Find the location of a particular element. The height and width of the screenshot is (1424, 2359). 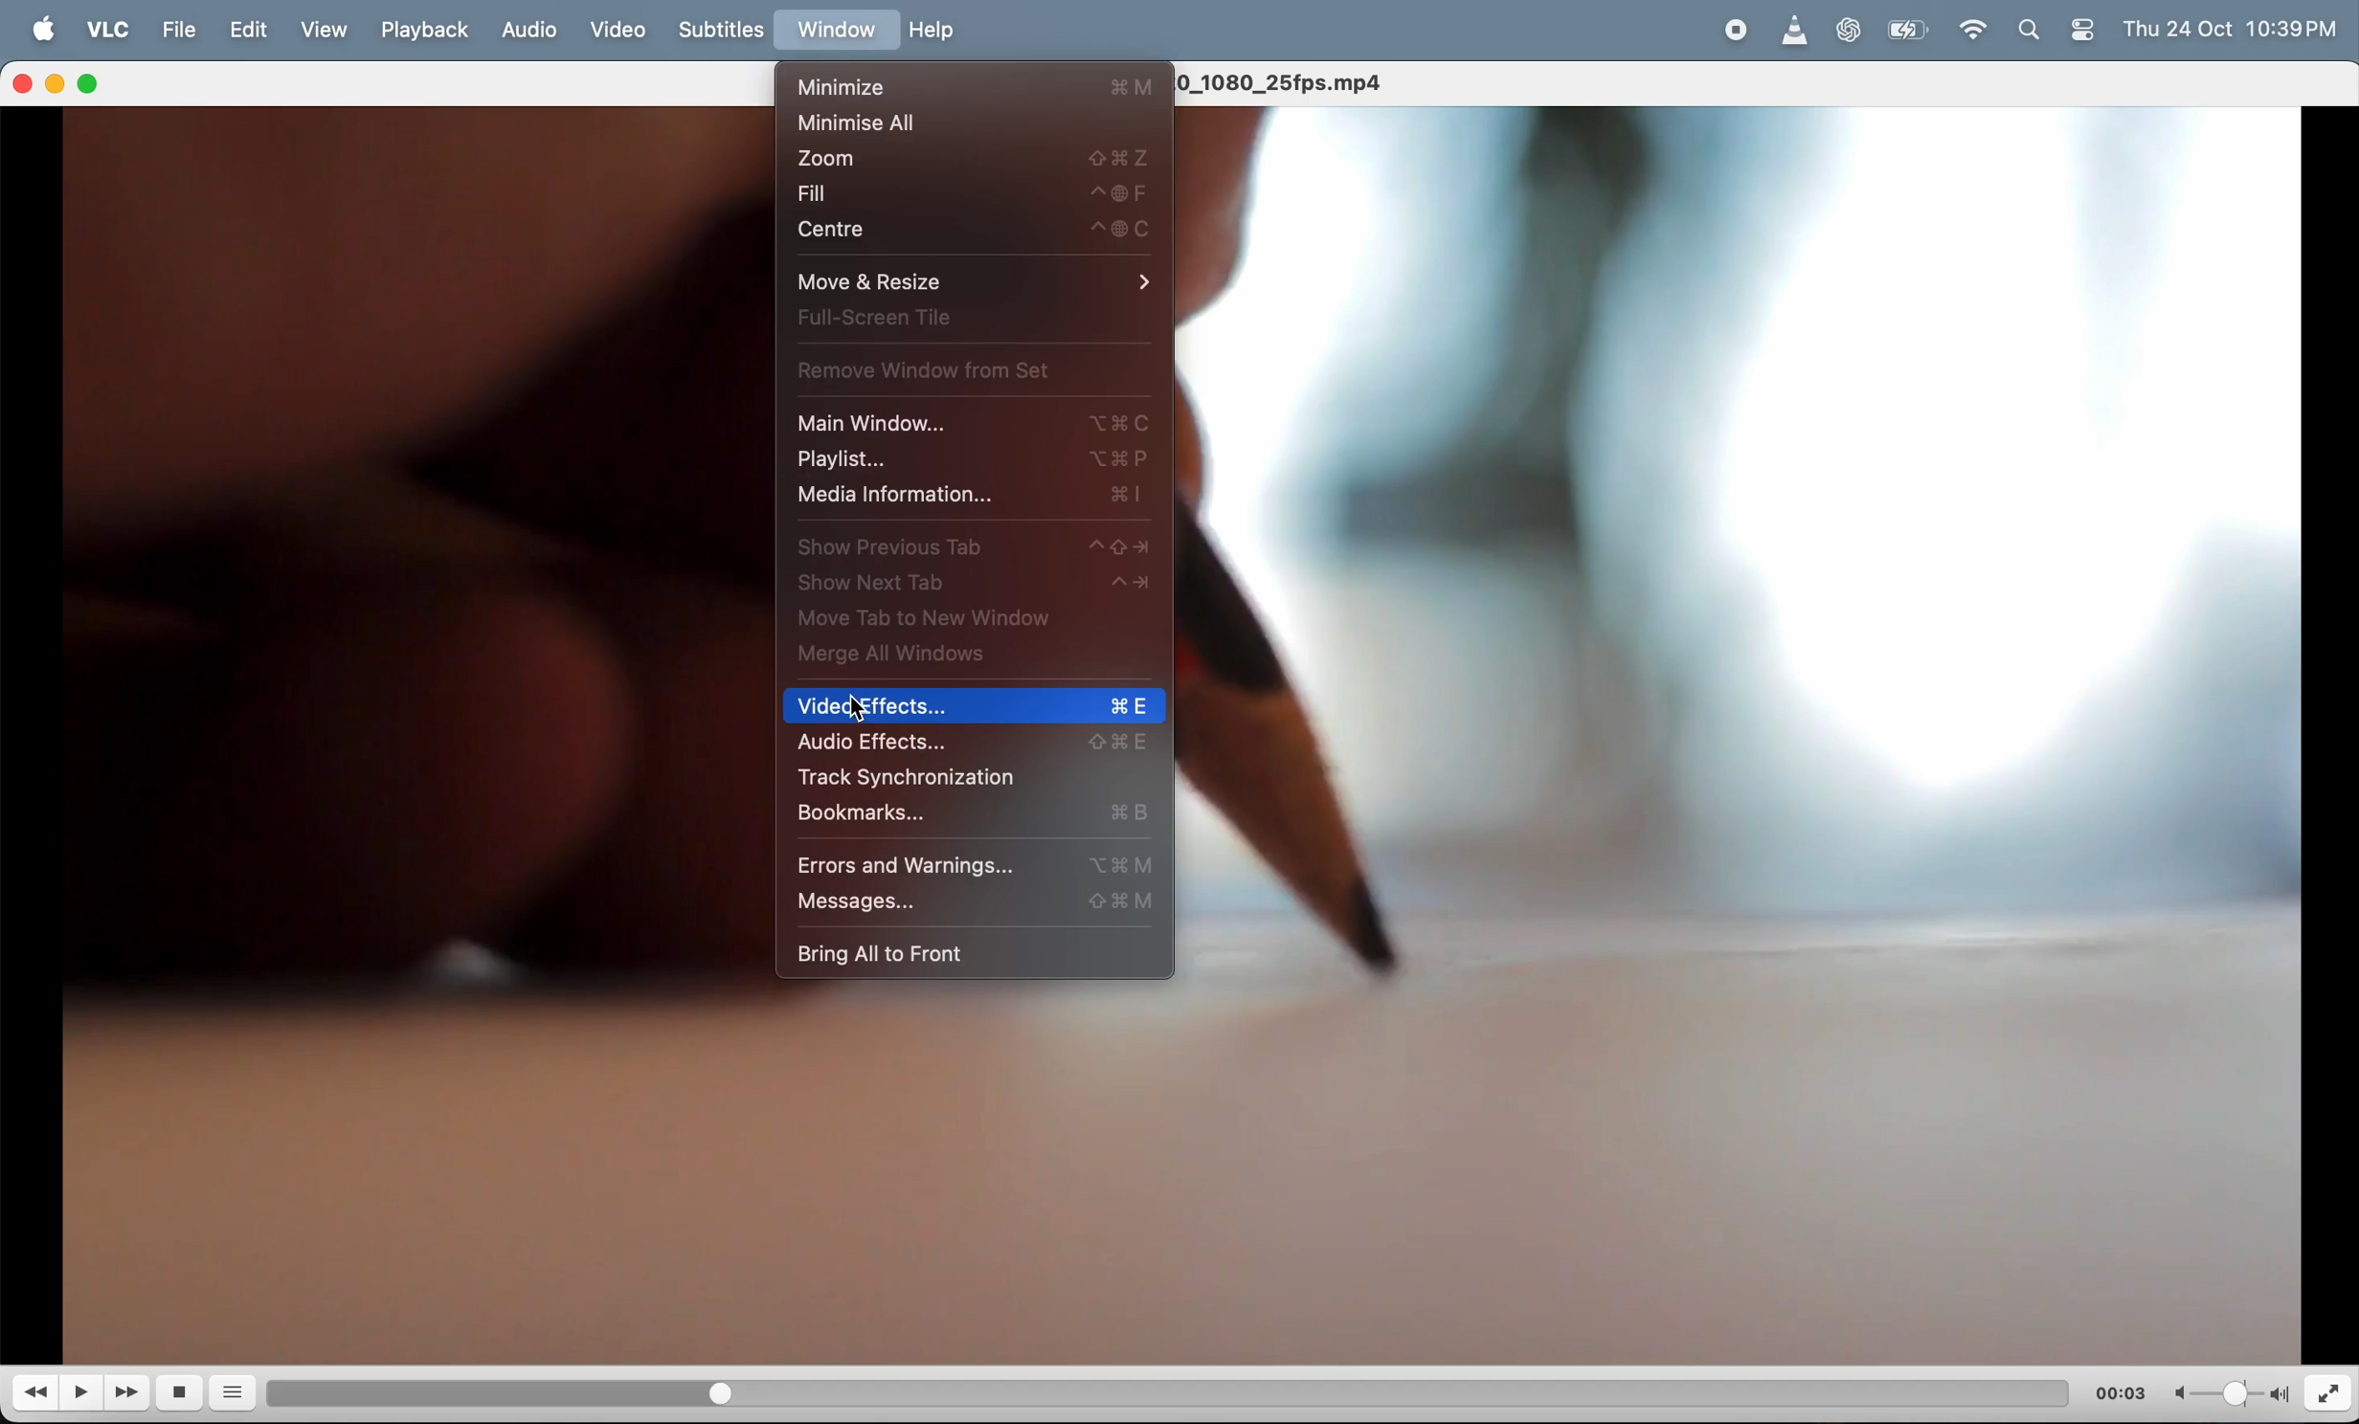

messages is located at coordinates (969, 901).